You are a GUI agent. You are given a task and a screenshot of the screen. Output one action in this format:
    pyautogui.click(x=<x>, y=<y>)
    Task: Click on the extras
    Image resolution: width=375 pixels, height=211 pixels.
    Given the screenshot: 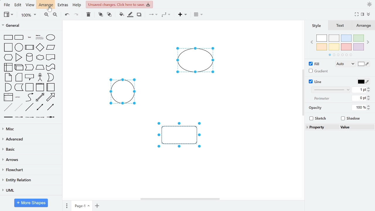 What is the action you would take?
    pyautogui.click(x=63, y=6)
    